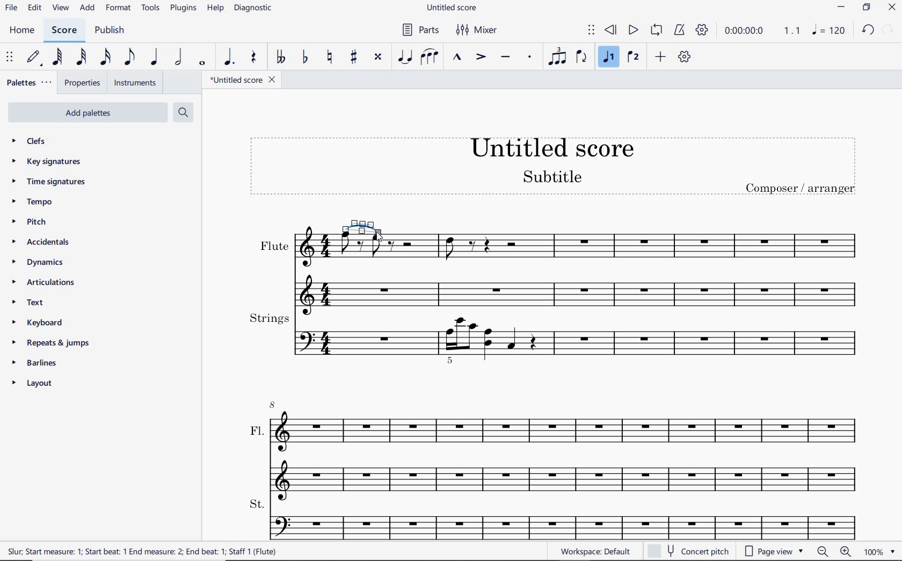 The width and height of the screenshot is (902, 561). I want to click on LOOP PLAYBACK, so click(657, 31).